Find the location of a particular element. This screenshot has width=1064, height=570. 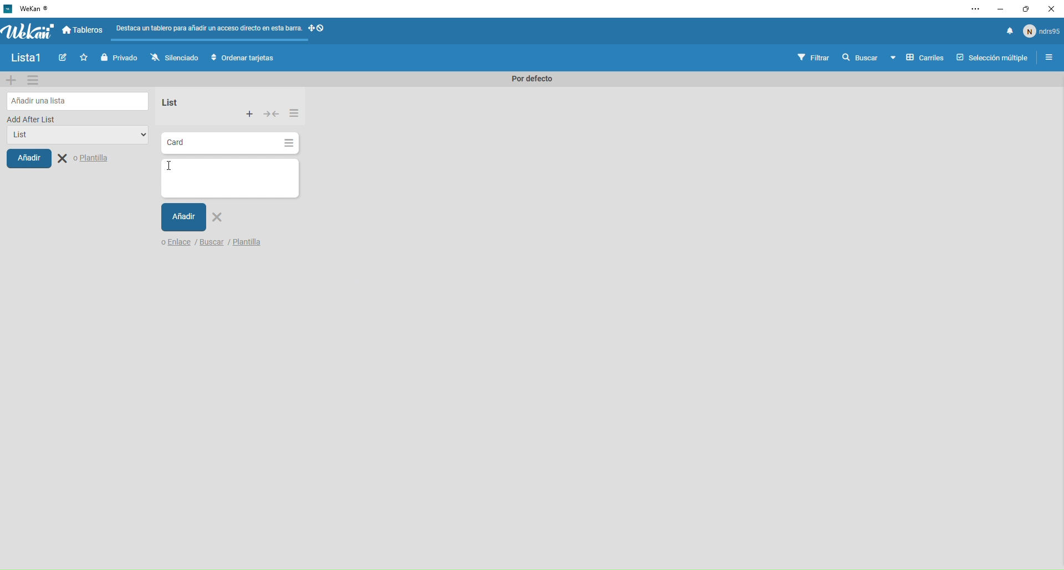

Add is located at coordinates (183, 217).